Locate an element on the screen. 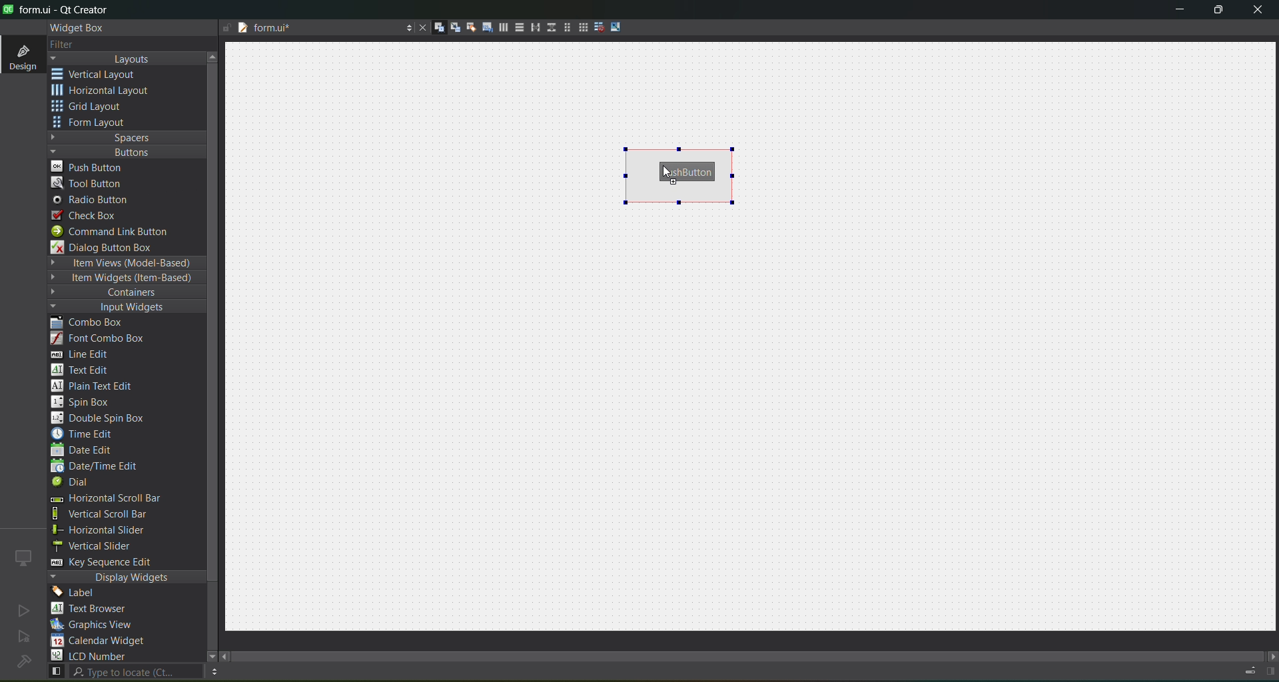 This screenshot has height=682, width=1279. file is writable is located at coordinates (226, 29).